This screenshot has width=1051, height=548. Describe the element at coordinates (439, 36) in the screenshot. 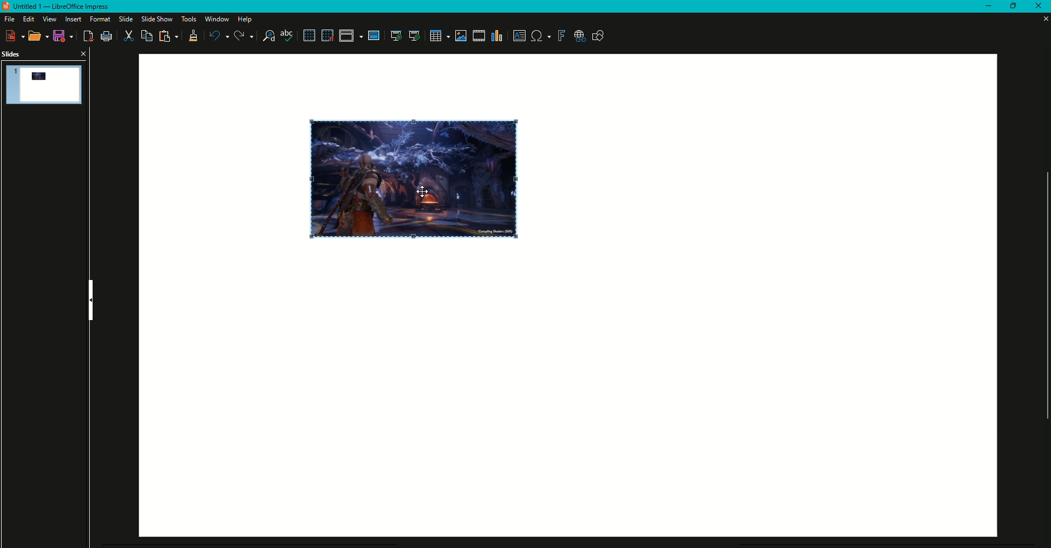

I see `Table` at that location.